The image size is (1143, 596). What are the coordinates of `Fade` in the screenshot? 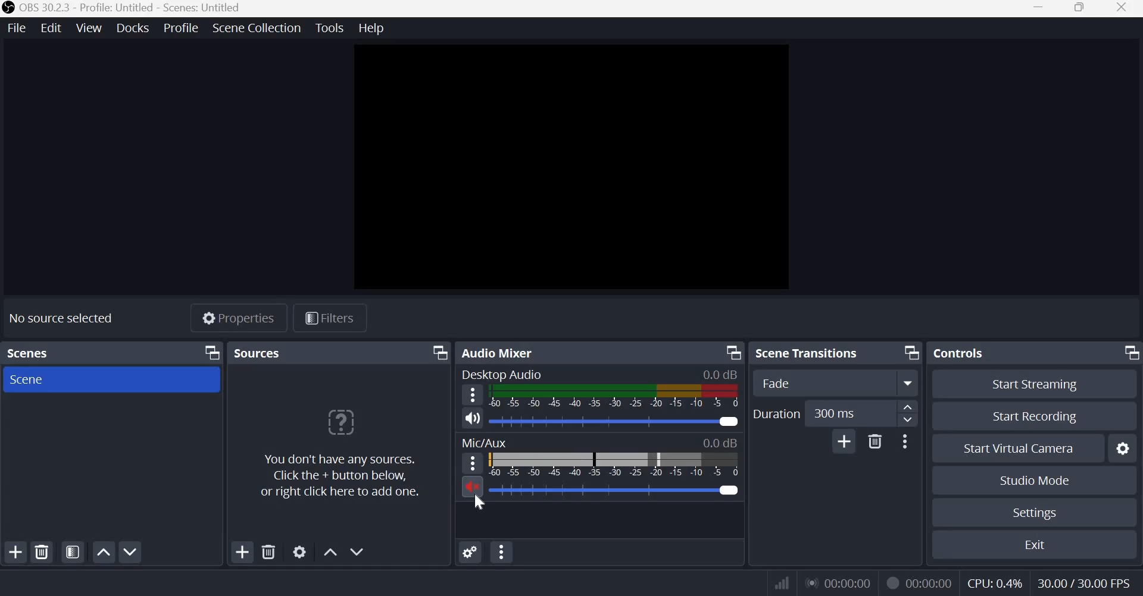 It's located at (824, 382).